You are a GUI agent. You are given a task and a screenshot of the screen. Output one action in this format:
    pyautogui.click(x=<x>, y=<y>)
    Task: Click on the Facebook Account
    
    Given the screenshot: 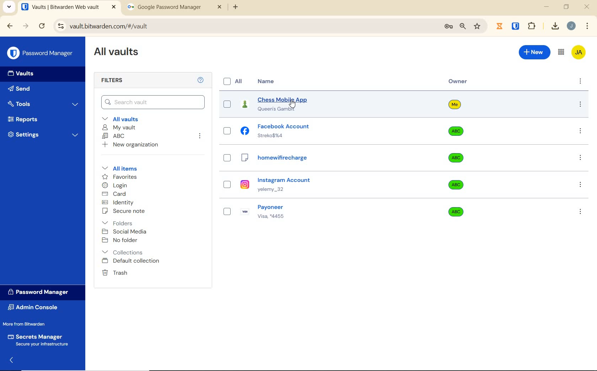 What is the action you would take?
    pyautogui.click(x=283, y=127)
    